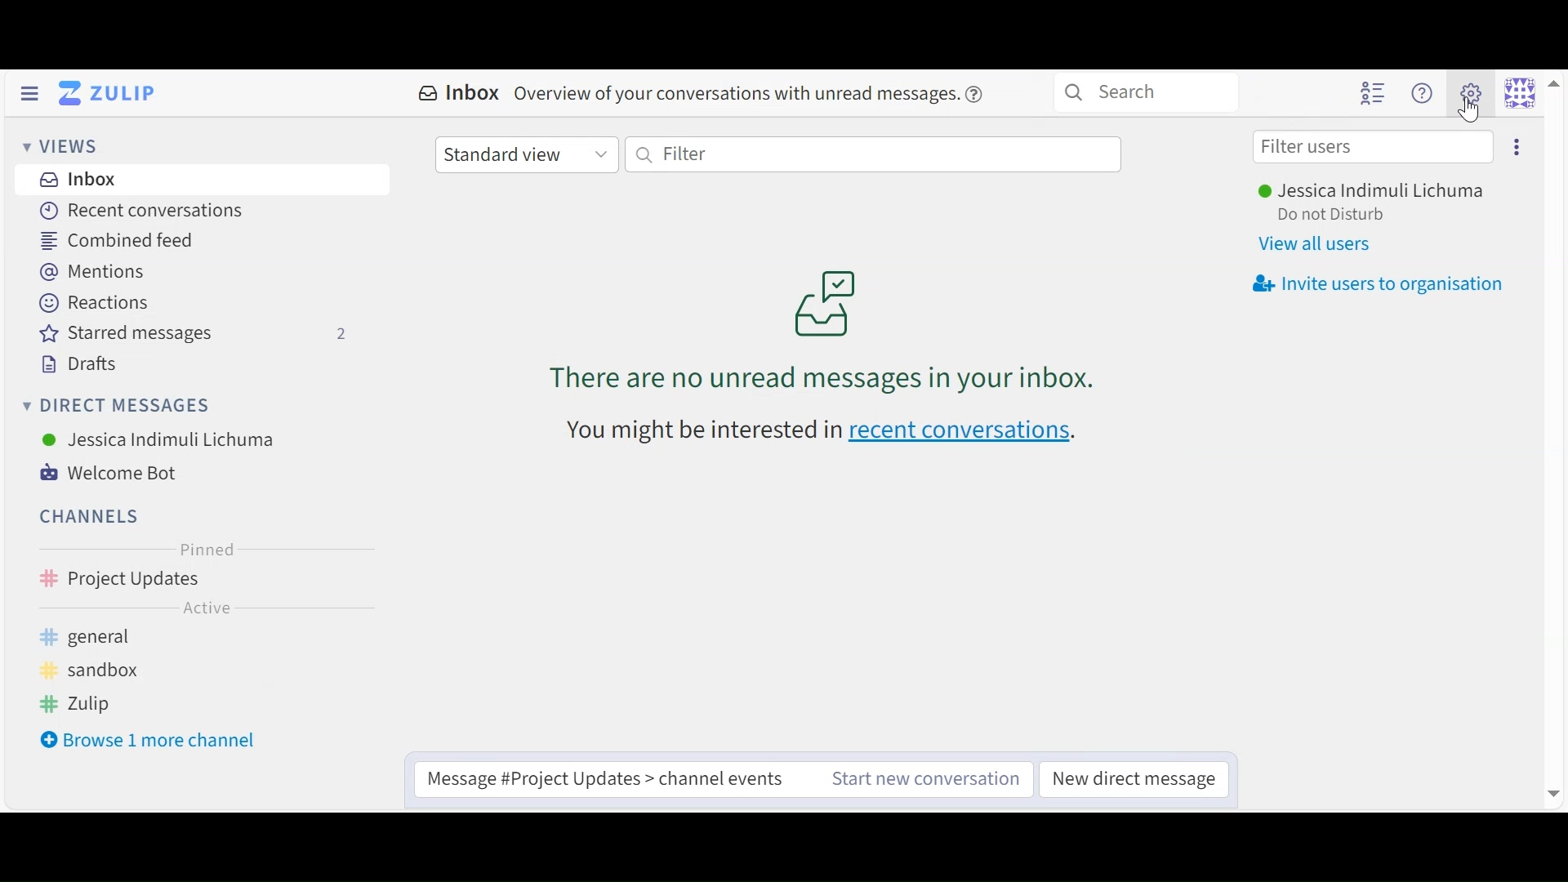 The image size is (1568, 882). Describe the element at coordinates (1316, 242) in the screenshot. I see `View all users` at that location.